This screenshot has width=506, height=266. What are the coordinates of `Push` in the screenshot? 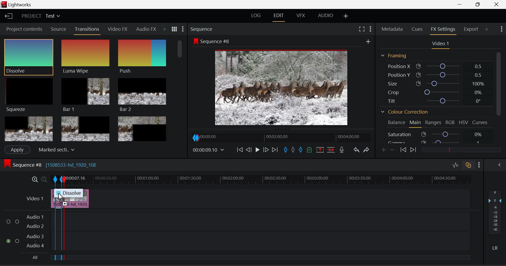 It's located at (142, 57).